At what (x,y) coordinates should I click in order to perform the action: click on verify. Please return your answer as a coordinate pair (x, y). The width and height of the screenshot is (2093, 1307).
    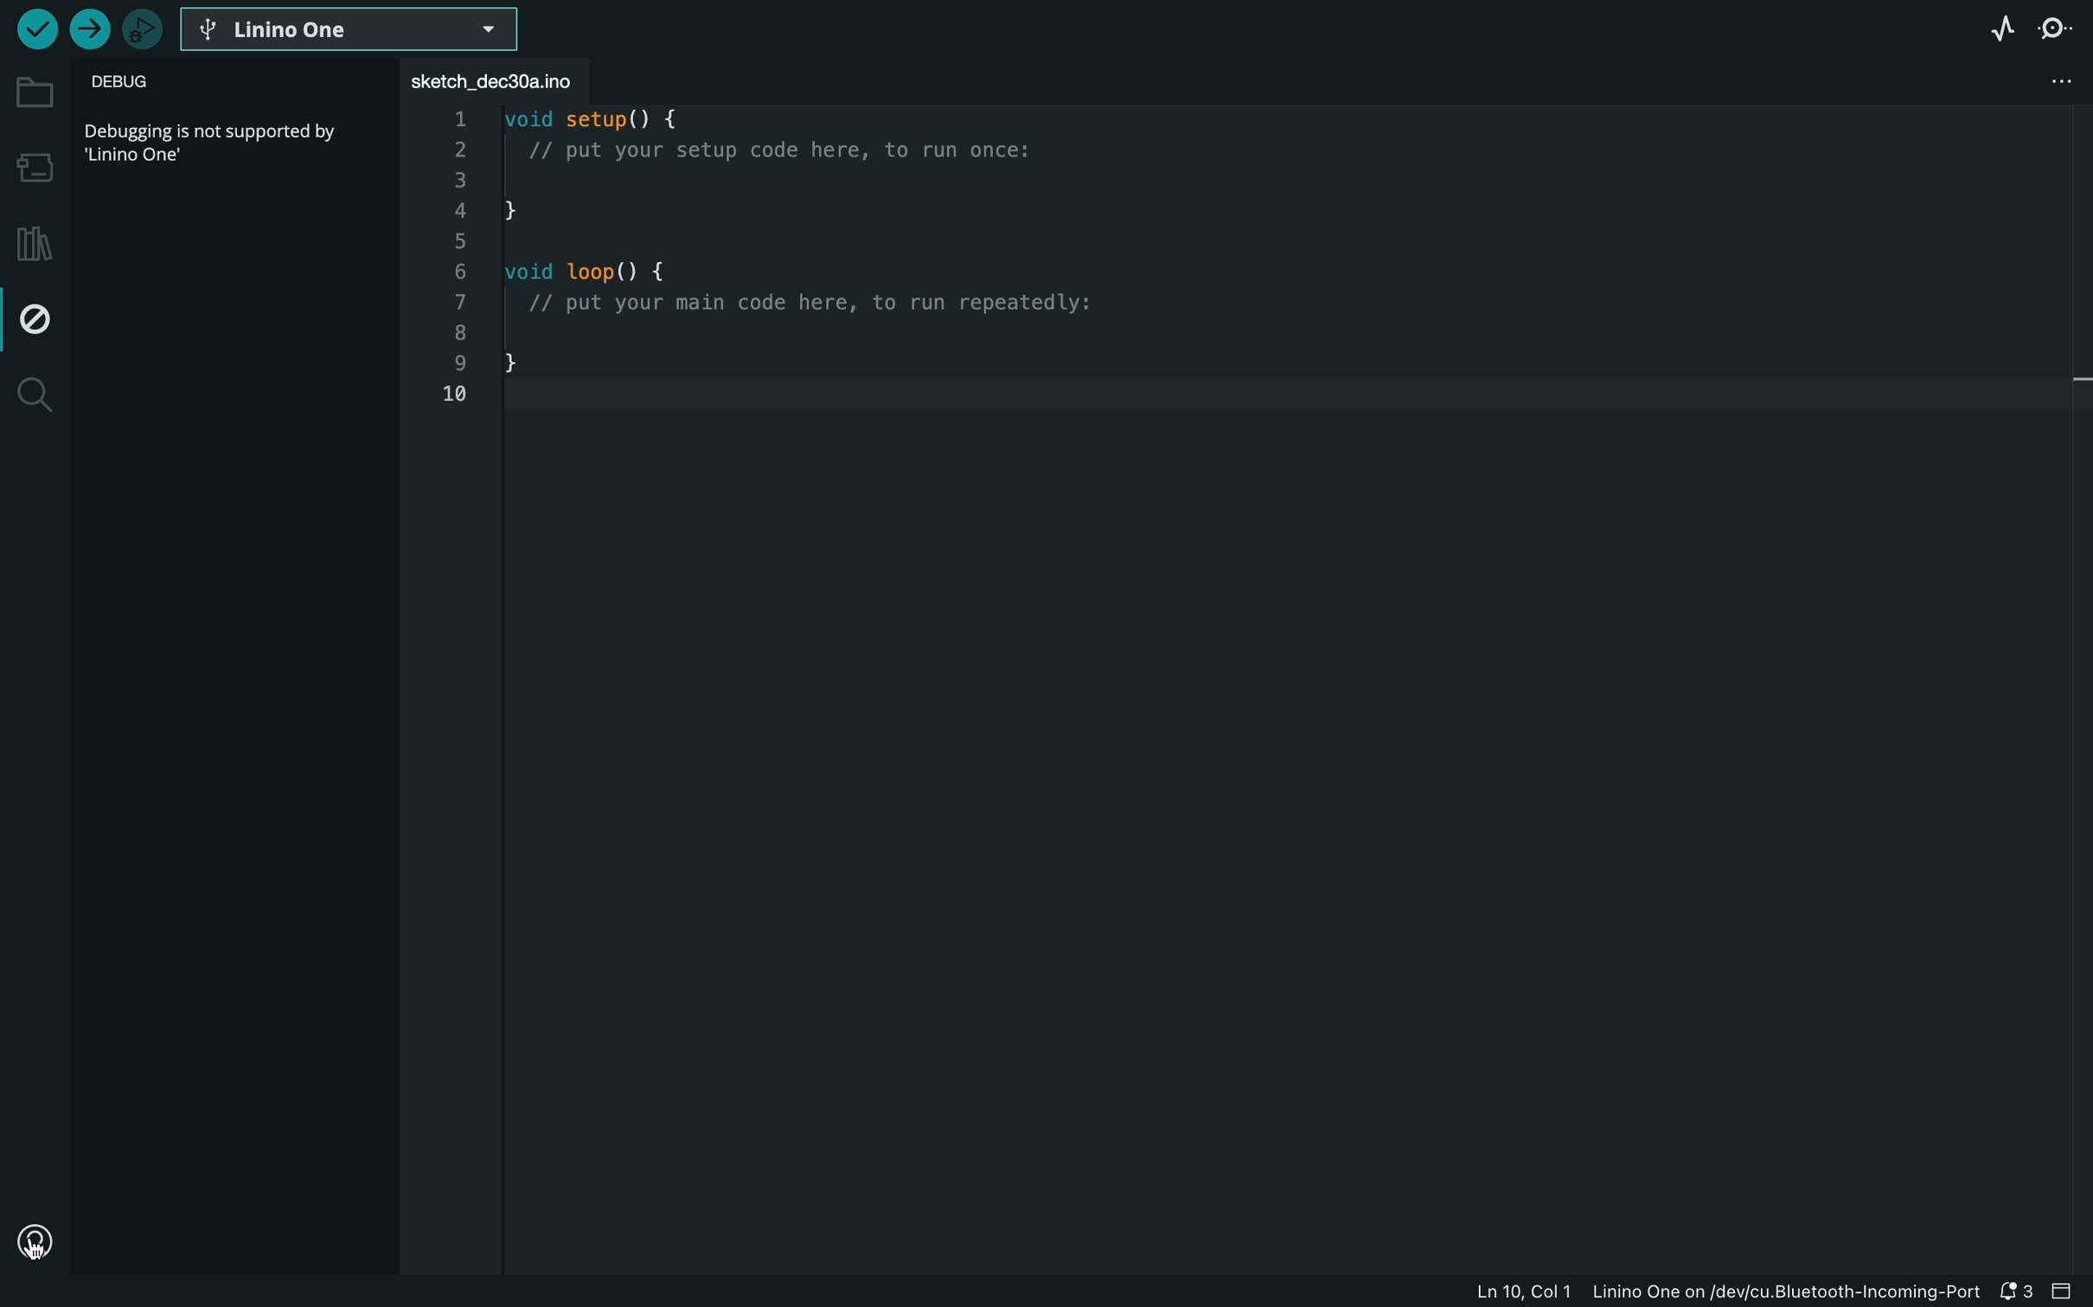
    Looking at the image, I should click on (32, 29).